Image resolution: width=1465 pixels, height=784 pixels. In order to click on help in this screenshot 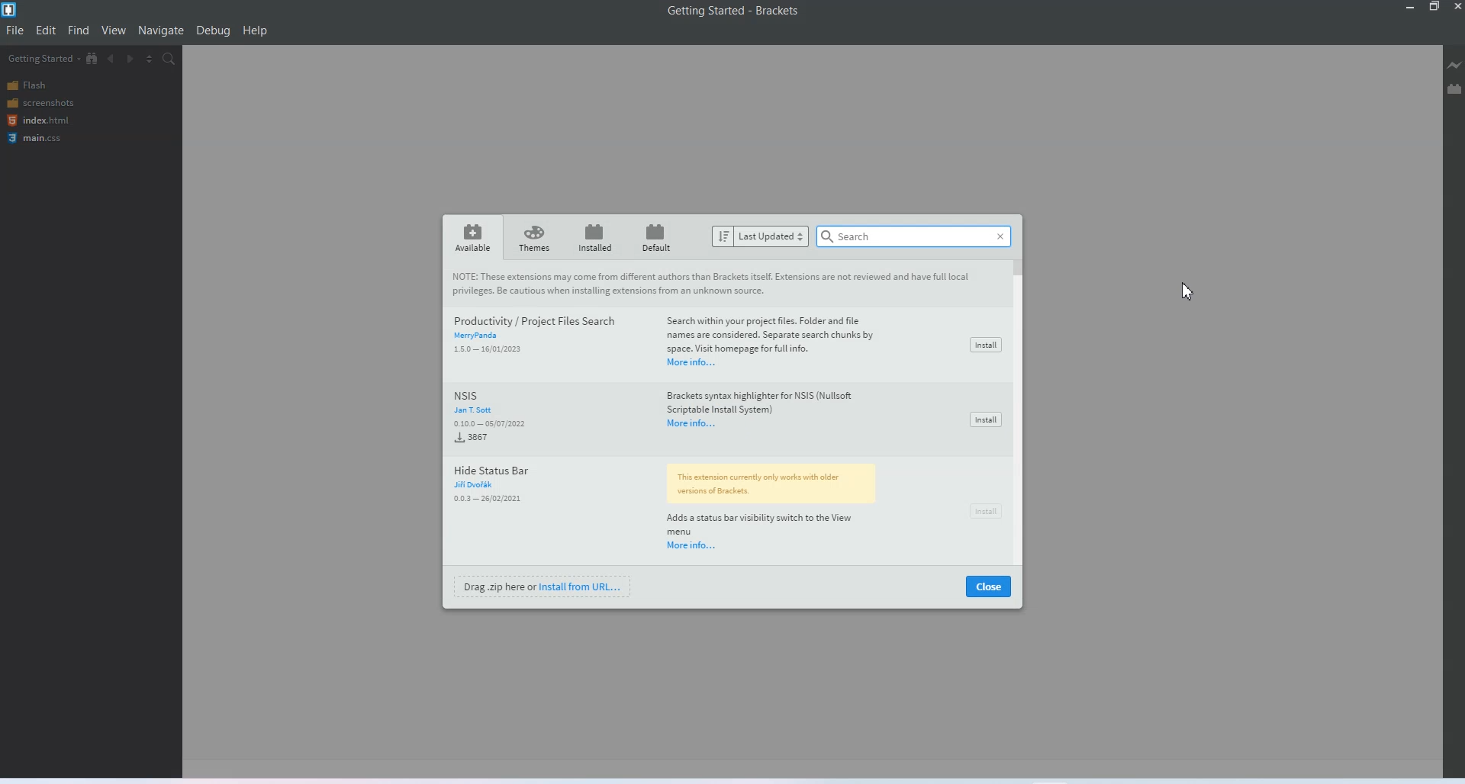, I will do `click(256, 31)`.